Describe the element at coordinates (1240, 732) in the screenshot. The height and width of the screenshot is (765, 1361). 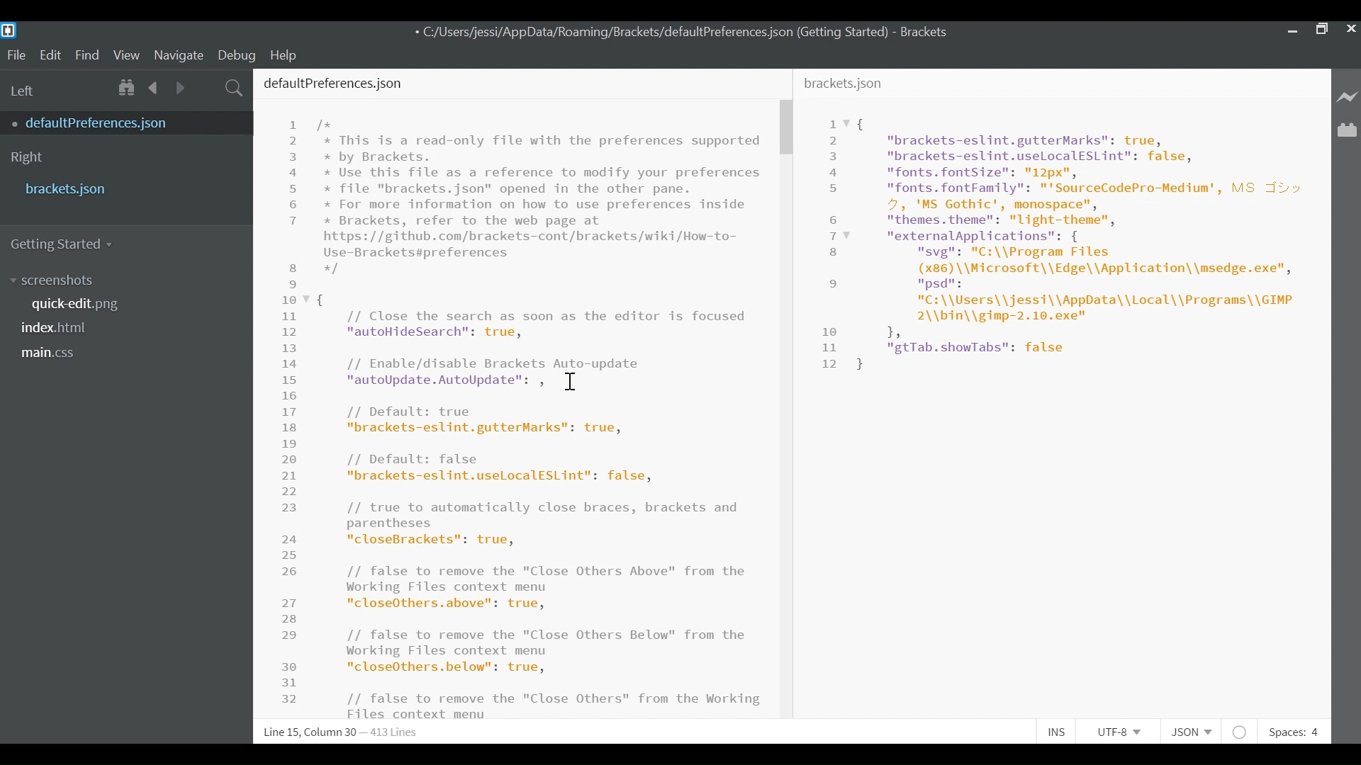
I see `No lintel available for JSON` at that location.